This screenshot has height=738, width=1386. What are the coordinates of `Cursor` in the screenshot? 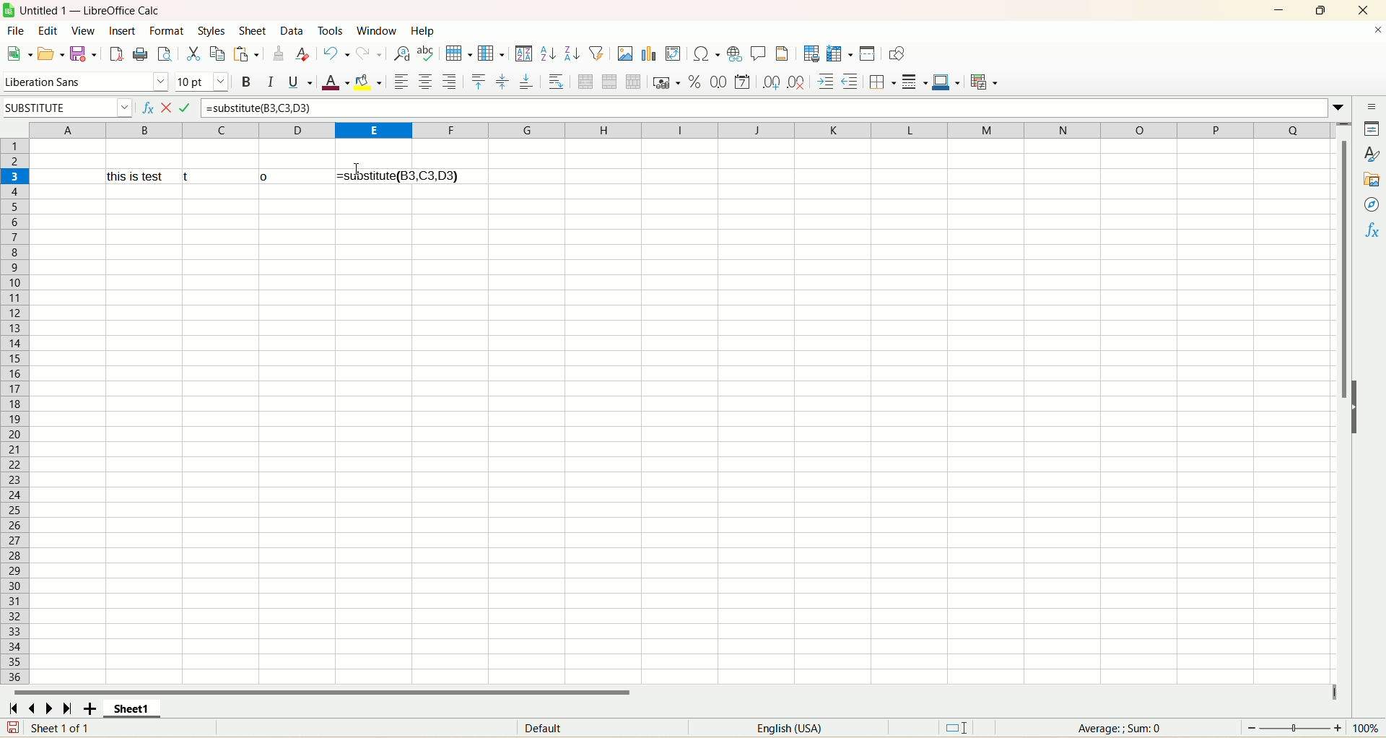 It's located at (365, 176).